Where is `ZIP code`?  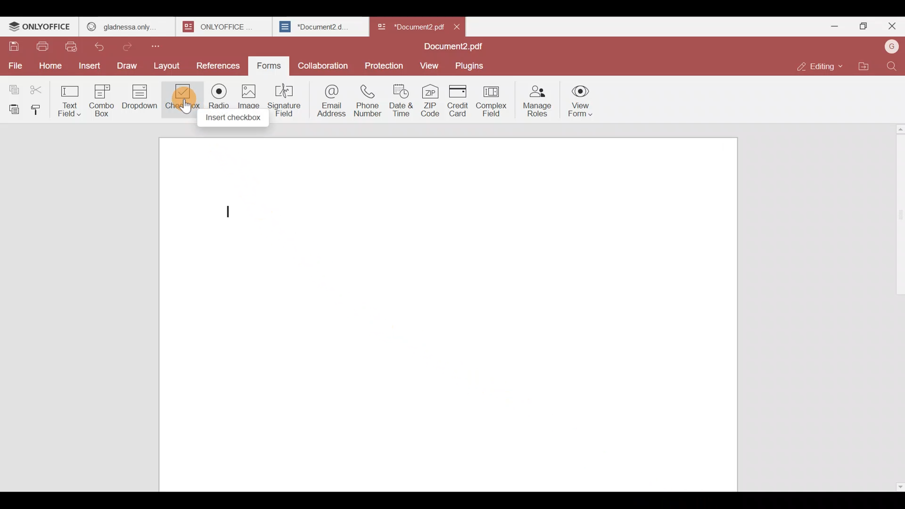
ZIP code is located at coordinates (430, 101).